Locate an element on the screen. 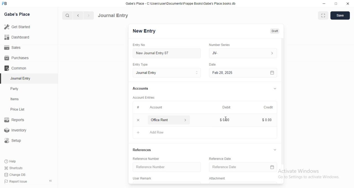 The image size is (354, 188). ‘Reference Number is located at coordinates (146, 159).